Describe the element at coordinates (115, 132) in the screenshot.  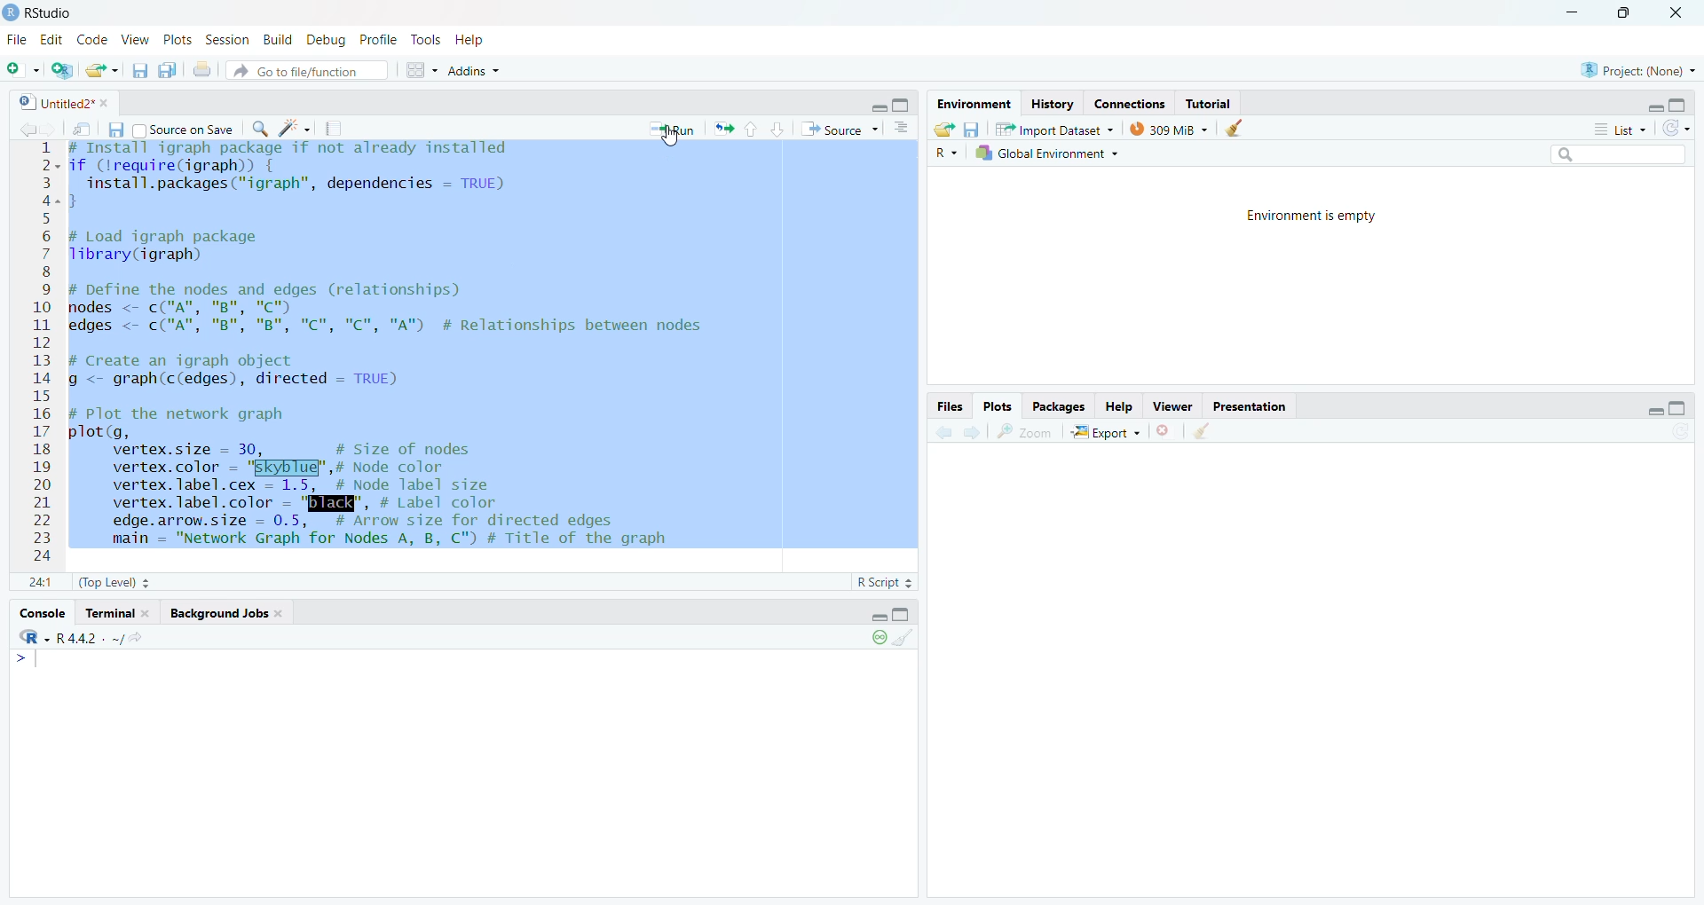
I see `save` at that location.